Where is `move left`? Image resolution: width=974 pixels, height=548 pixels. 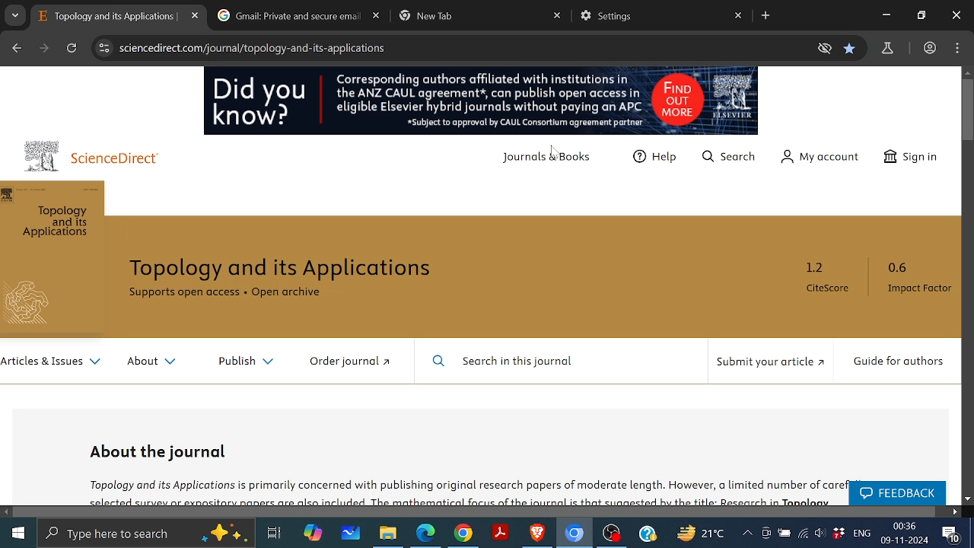
move left is located at coordinates (6, 511).